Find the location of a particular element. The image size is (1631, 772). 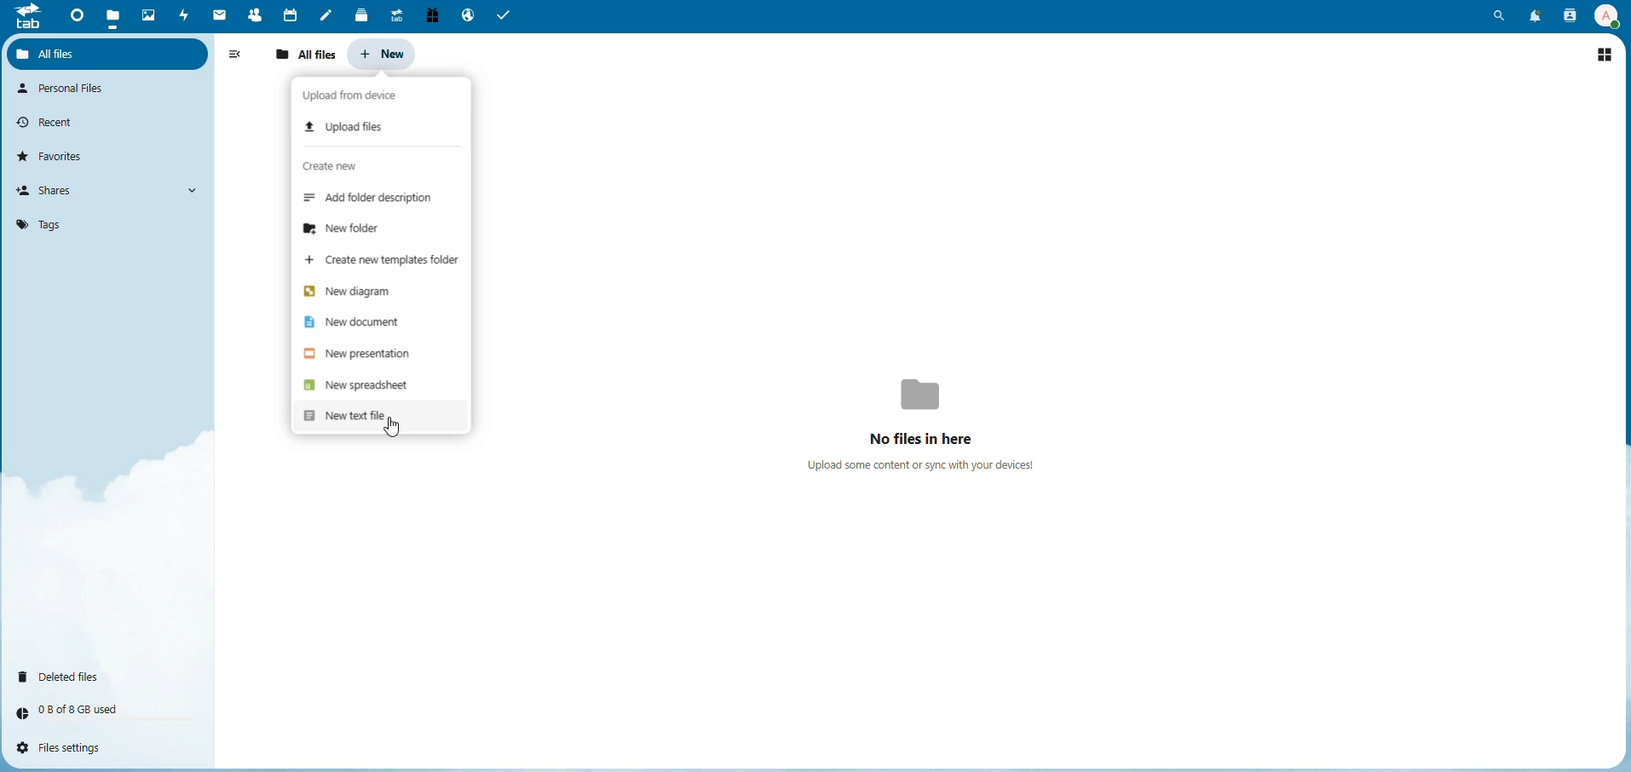

Notes is located at coordinates (326, 14).